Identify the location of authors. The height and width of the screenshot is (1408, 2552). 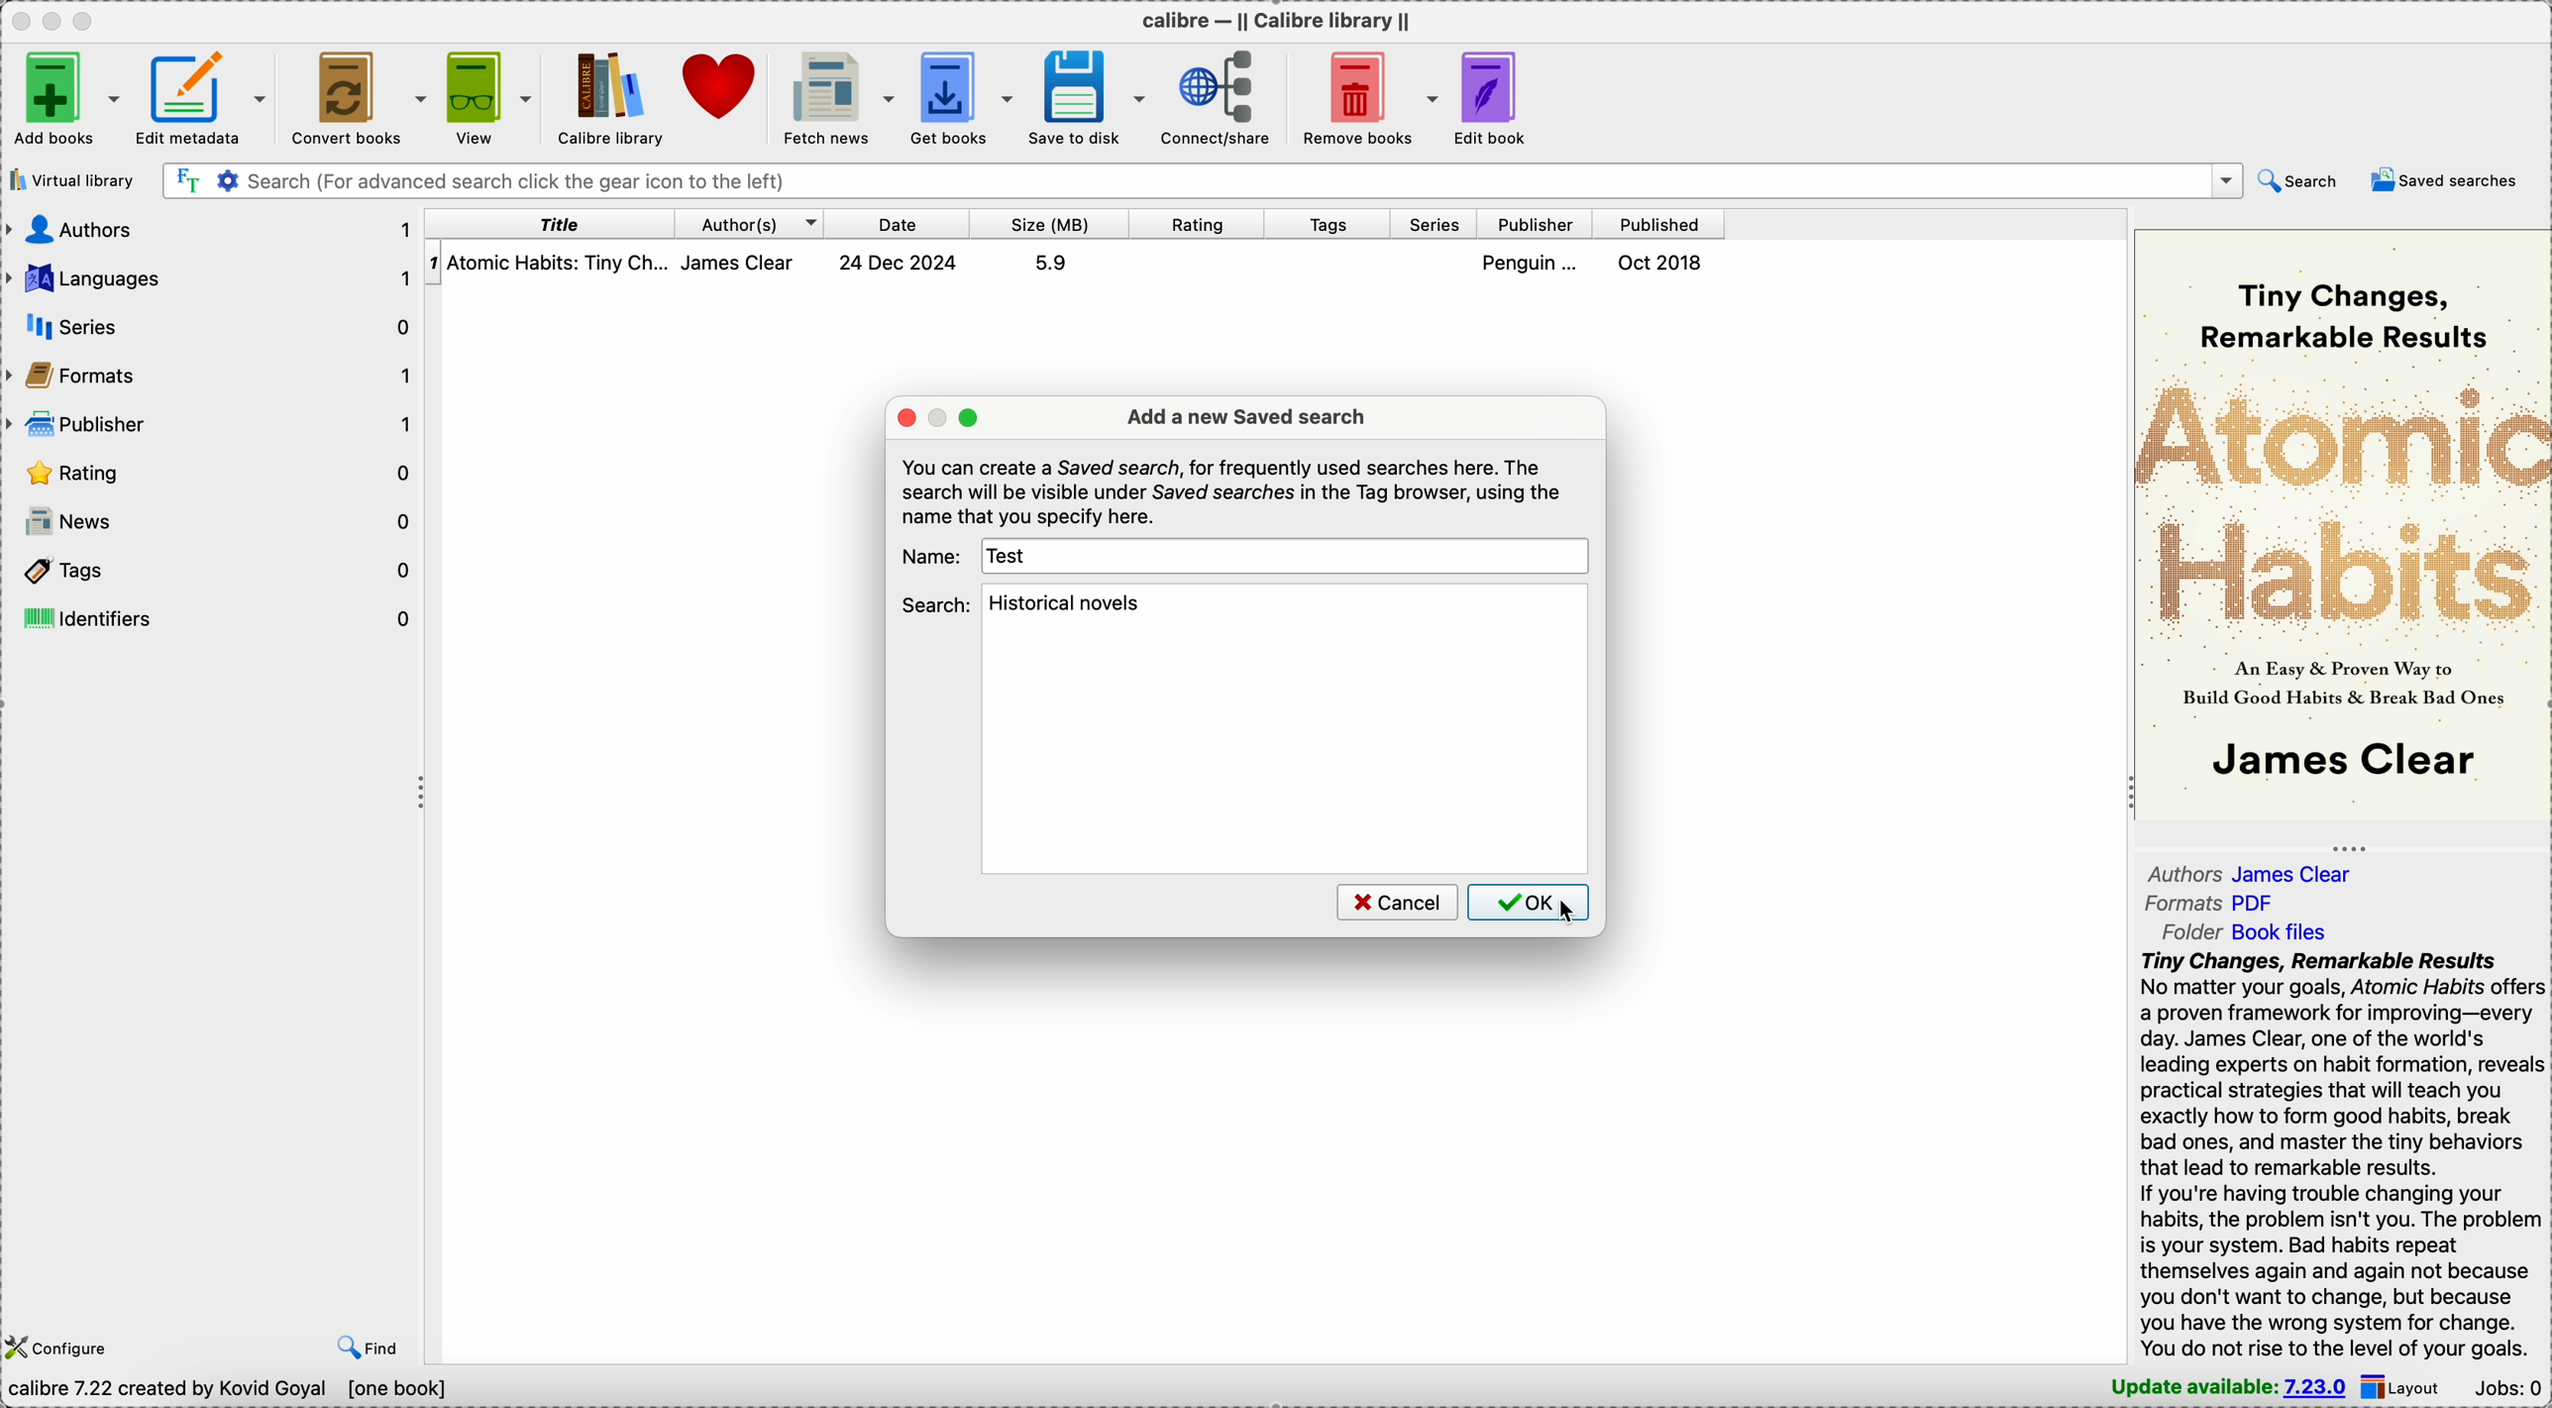
(211, 228).